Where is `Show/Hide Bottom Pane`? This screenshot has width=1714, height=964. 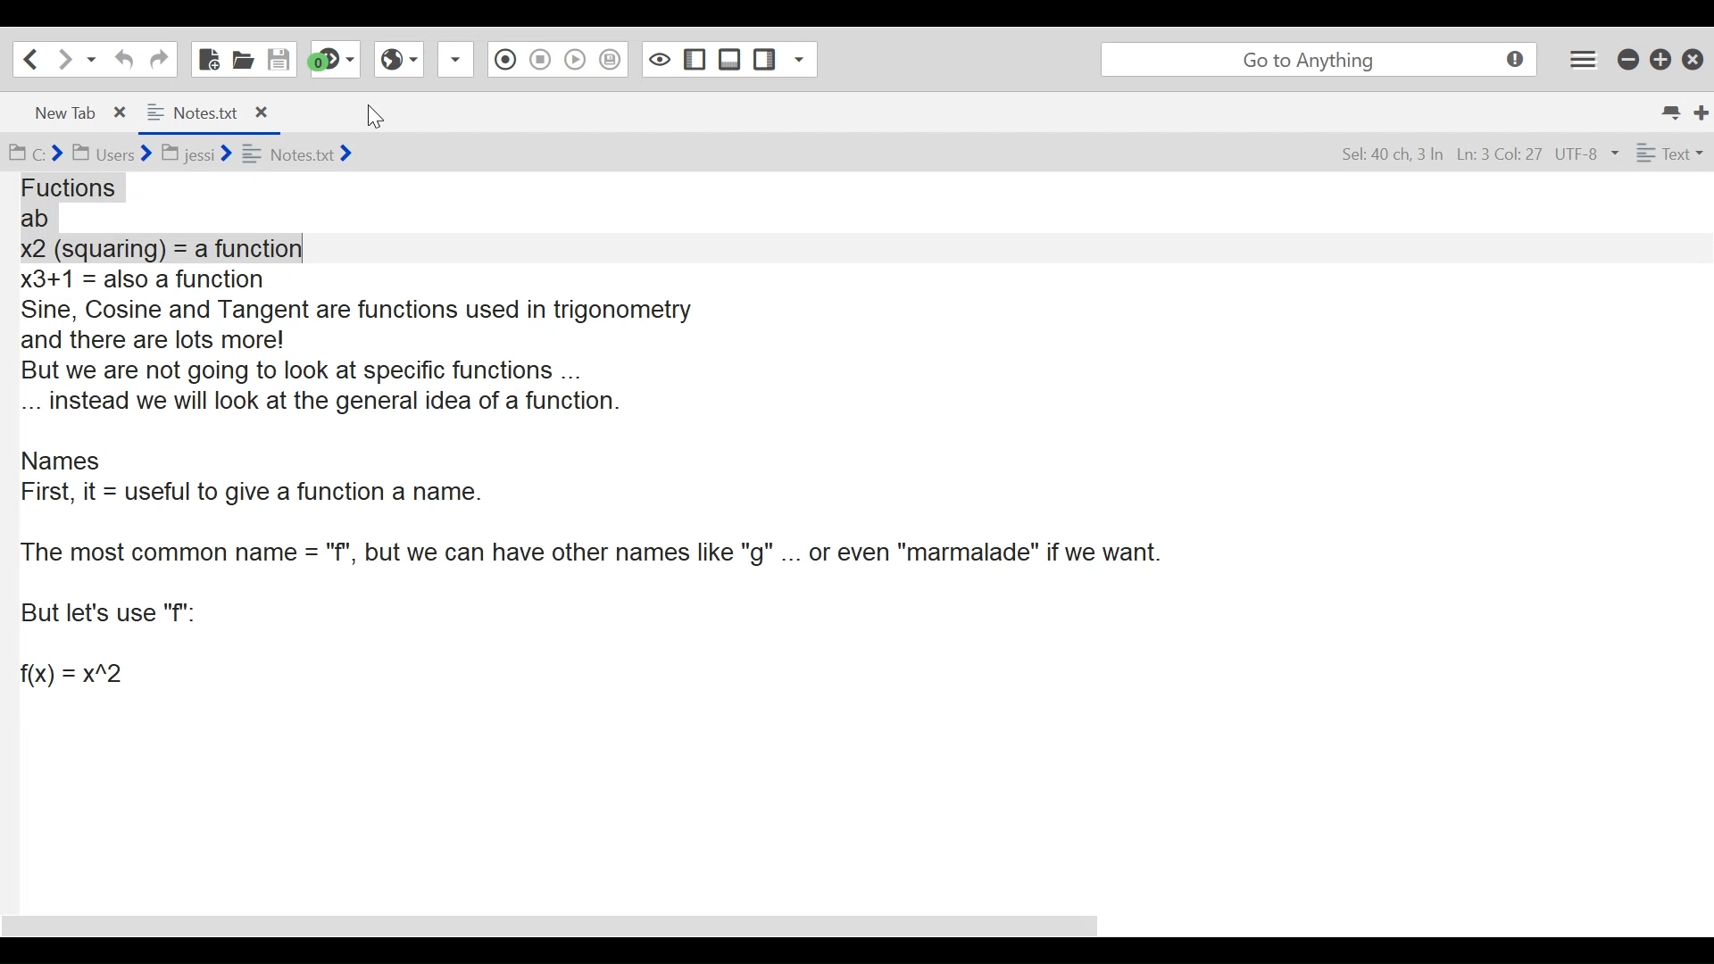 Show/Hide Bottom Pane is located at coordinates (765, 62).